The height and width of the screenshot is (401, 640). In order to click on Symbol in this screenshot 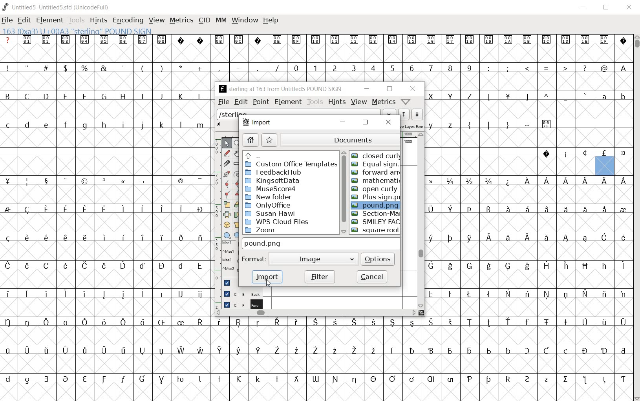, I will do `click(546, 323)`.